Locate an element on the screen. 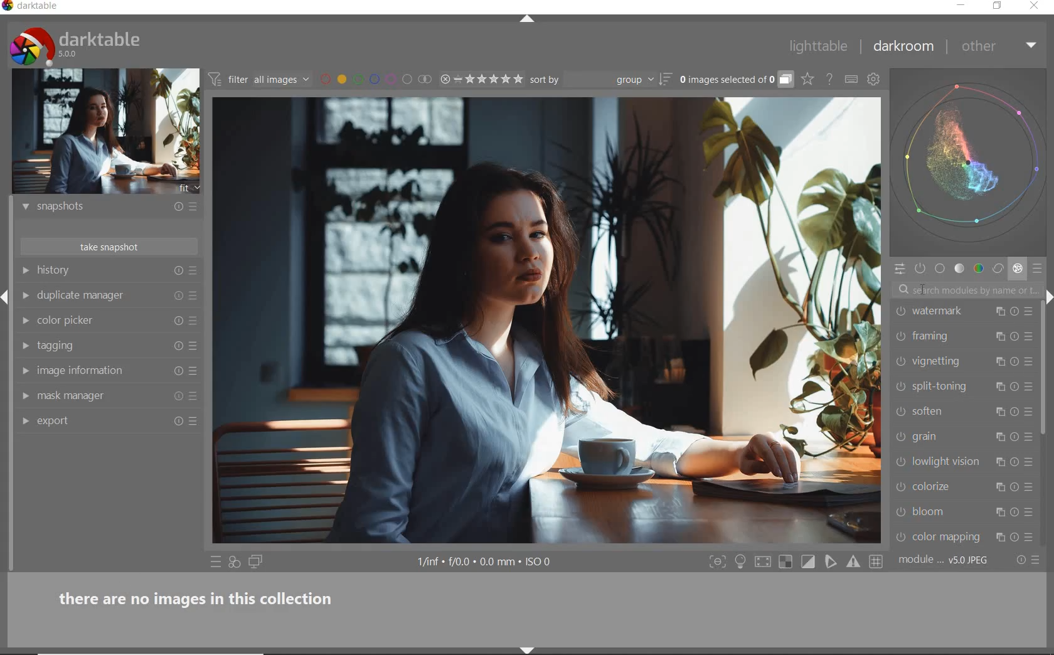 The height and width of the screenshot is (655, 1054). preset and preferences is located at coordinates (1029, 314).